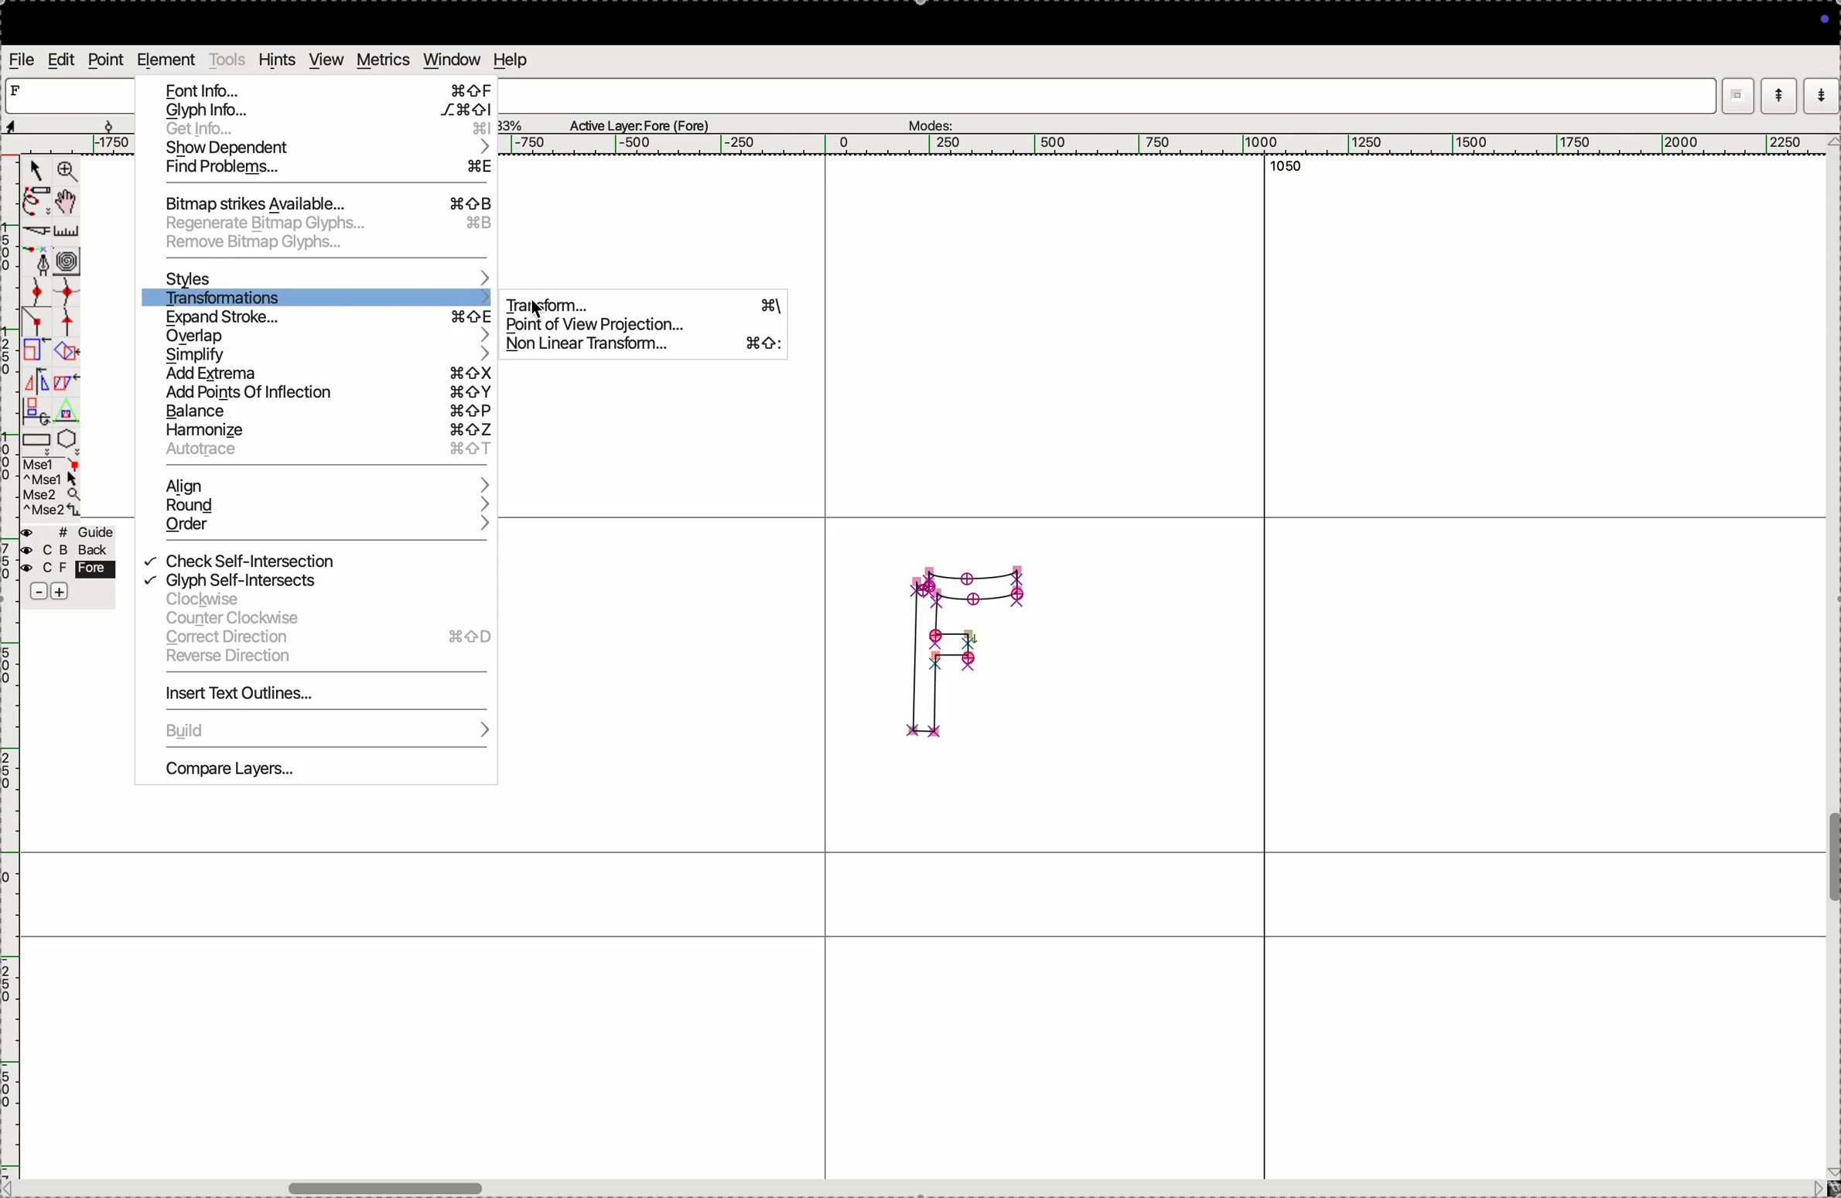  I want to click on point, so click(105, 62).